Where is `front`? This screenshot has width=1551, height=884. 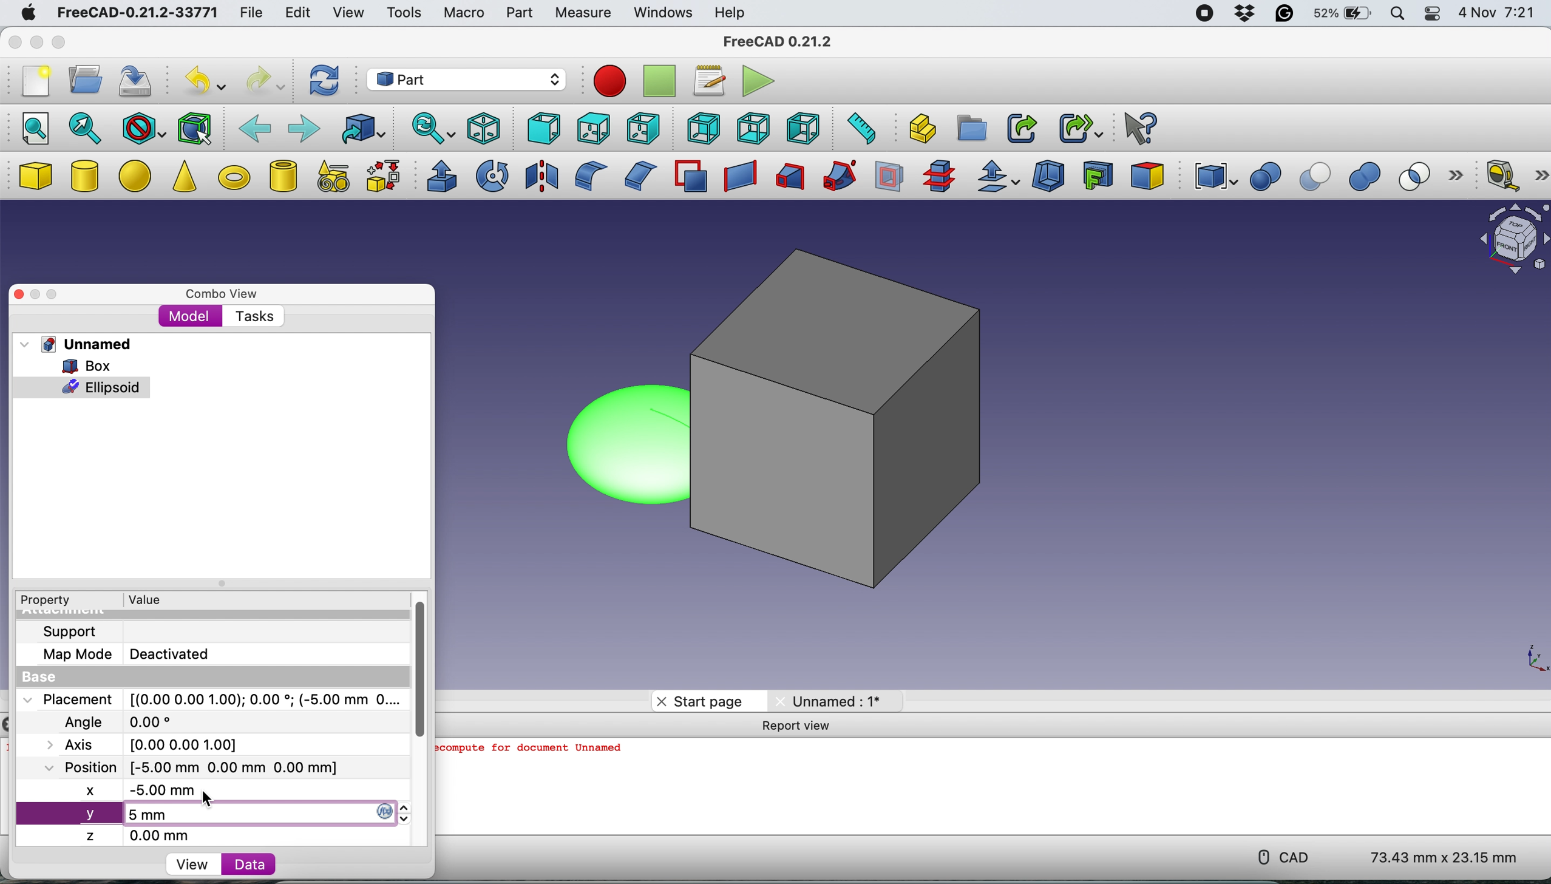 front is located at coordinates (541, 129).